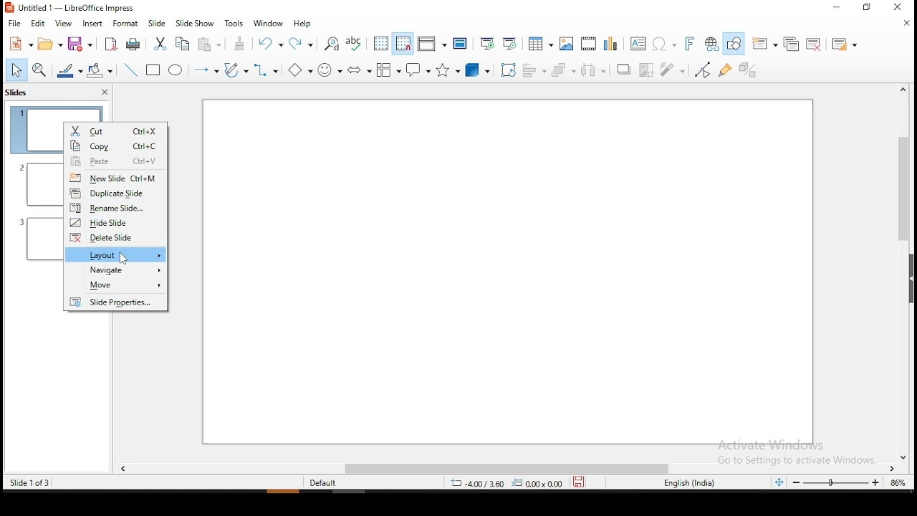  What do you see at coordinates (100, 70) in the screenshot?
I see `paint bucket tool` at bounding box center [100, 70].